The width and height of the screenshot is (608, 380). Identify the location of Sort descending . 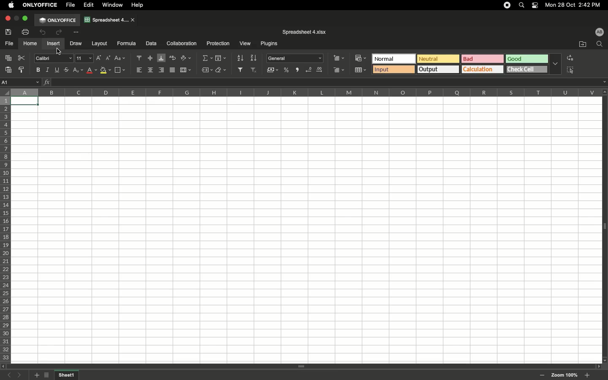
(254, 59).